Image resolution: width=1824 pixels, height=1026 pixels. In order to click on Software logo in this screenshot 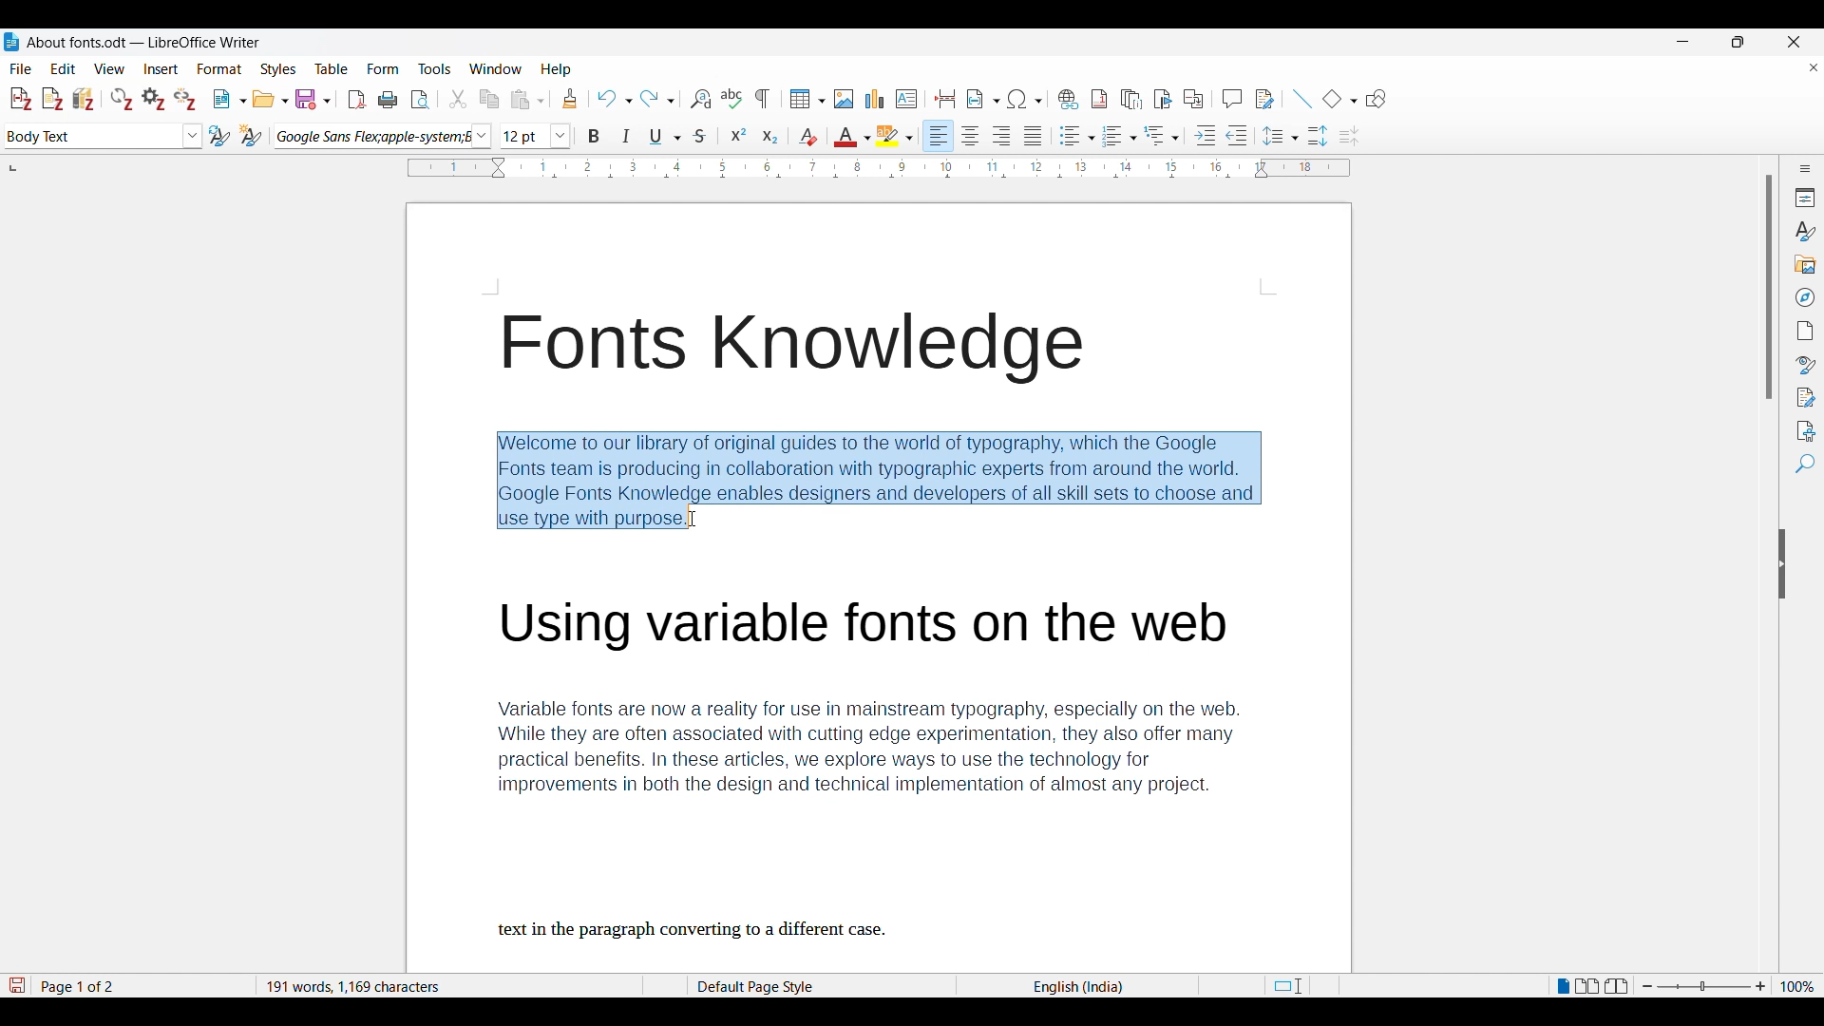, I will do `click(11, 42)`.